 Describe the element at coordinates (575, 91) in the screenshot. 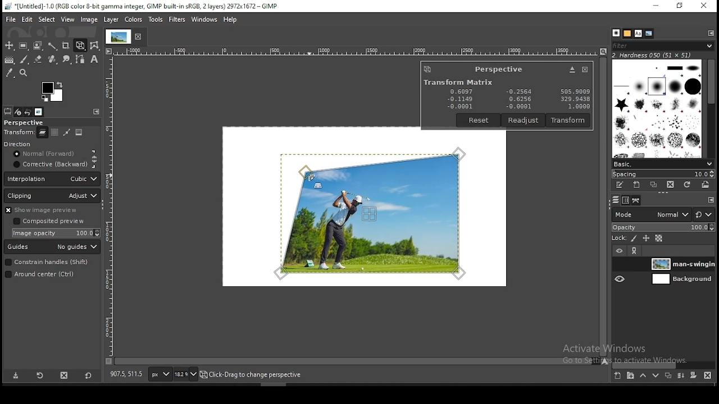

I see `505.9009` at that location.